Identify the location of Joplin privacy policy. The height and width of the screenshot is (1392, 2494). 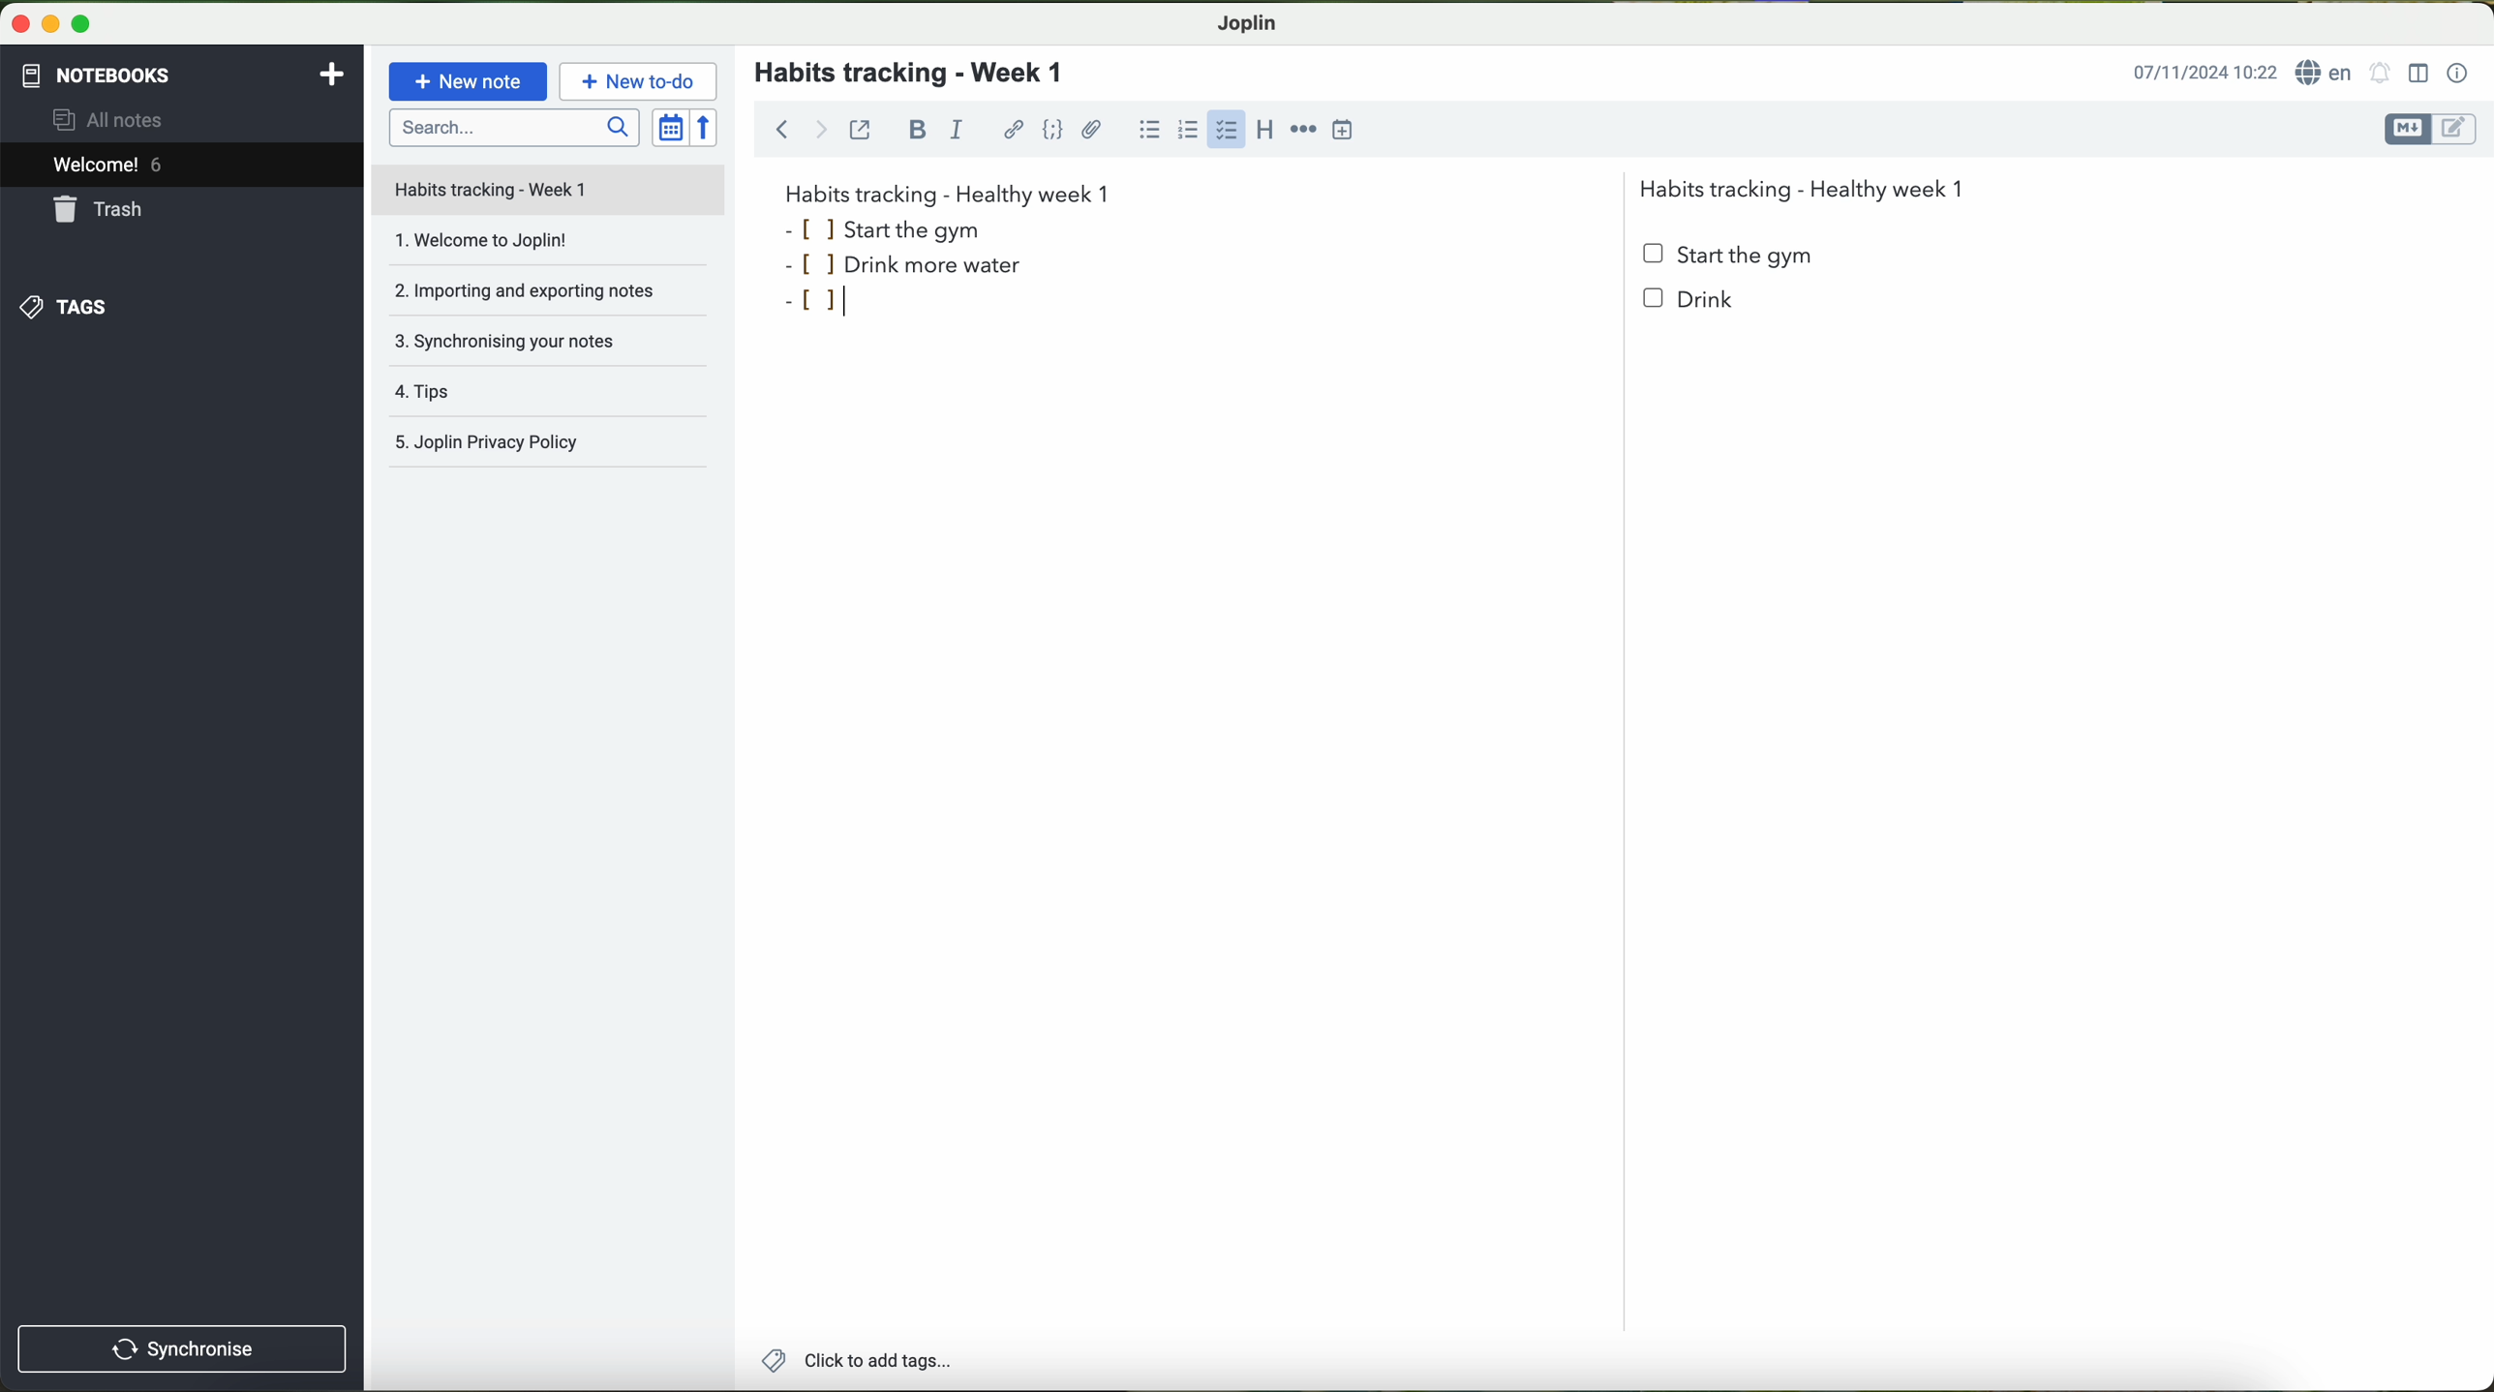
(550, 445).